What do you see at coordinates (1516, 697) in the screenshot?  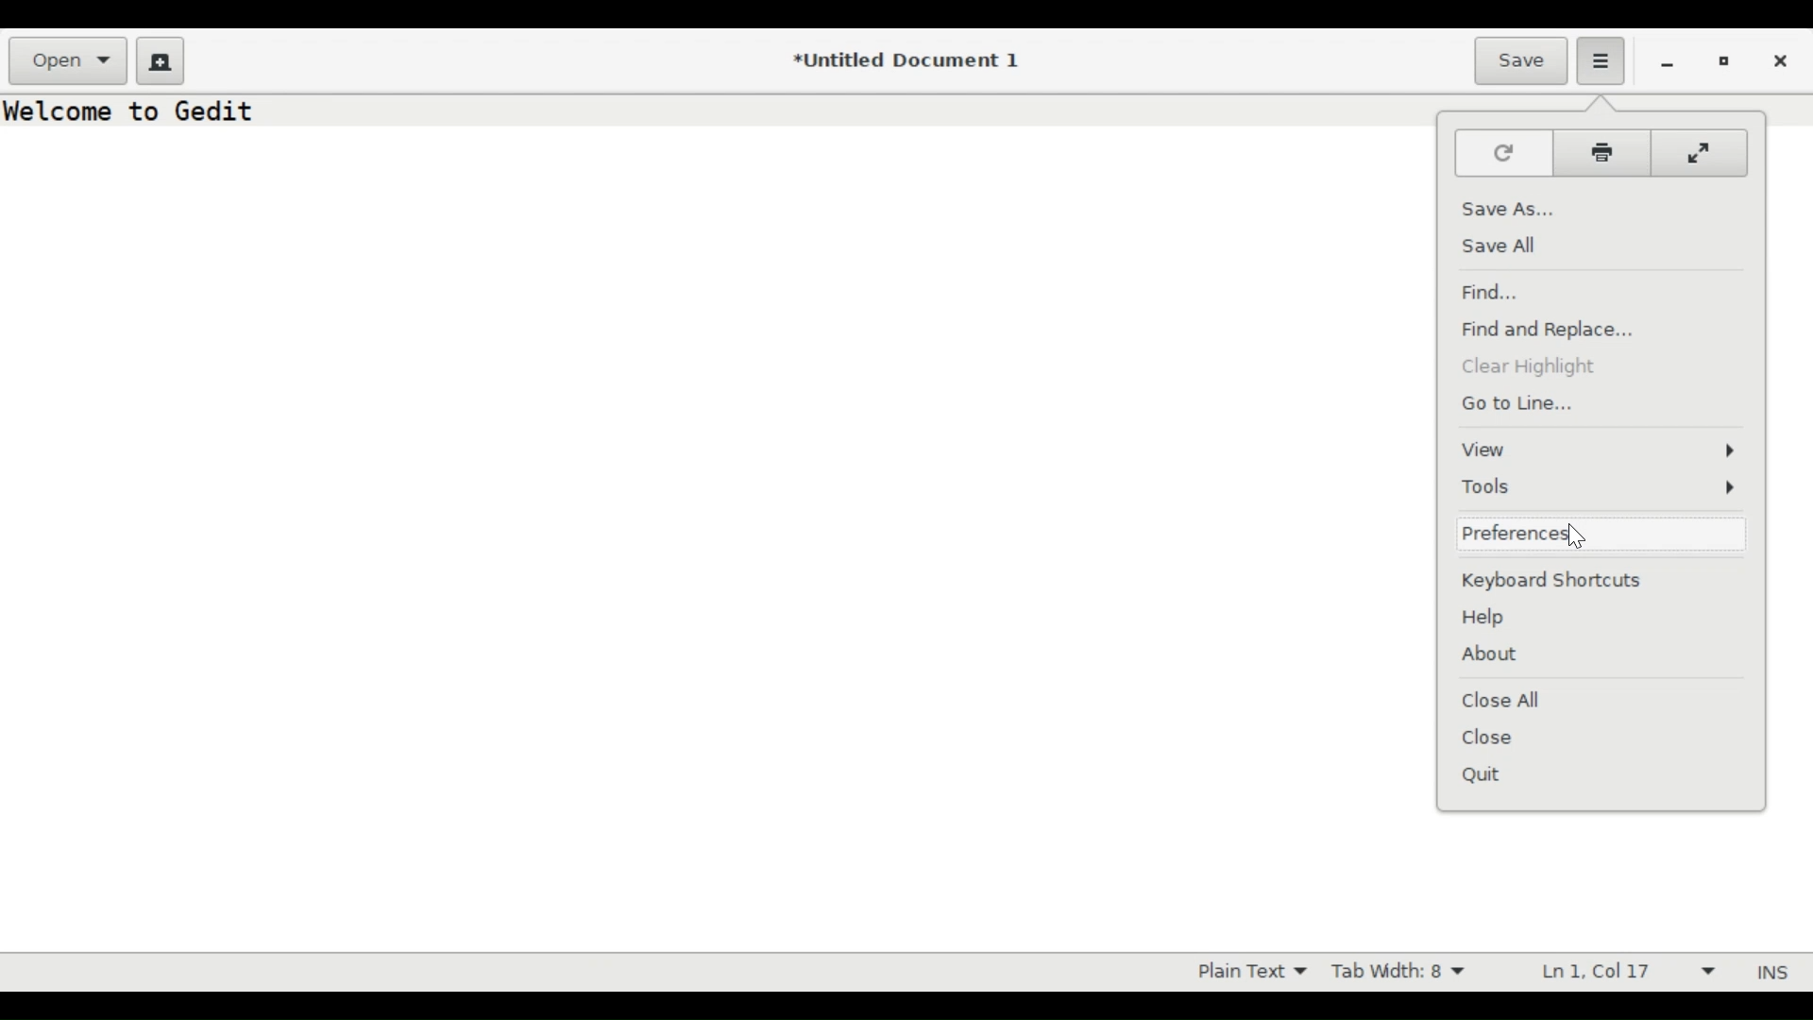 I see `Close All` at bounding box center [1516, 697].